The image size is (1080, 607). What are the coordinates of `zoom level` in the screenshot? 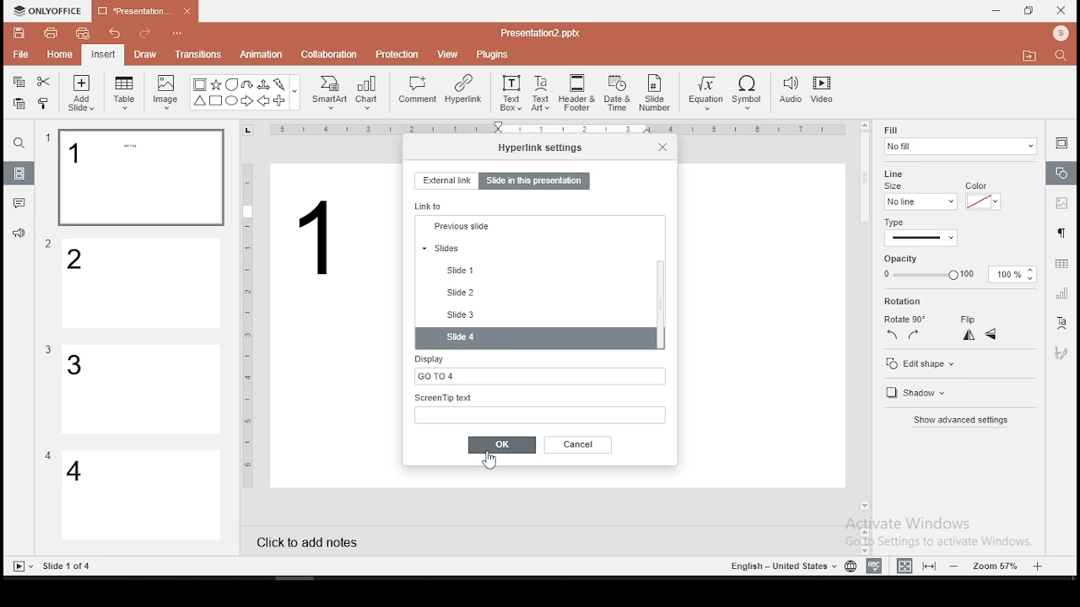 It's located at (998, 565).